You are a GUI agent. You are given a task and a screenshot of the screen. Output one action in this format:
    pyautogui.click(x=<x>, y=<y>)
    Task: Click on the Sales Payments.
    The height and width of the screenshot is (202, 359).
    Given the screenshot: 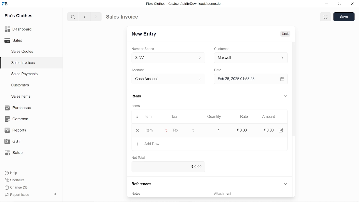 What is the action you would take?
    pyautogui.click(x=24, y=74)
    